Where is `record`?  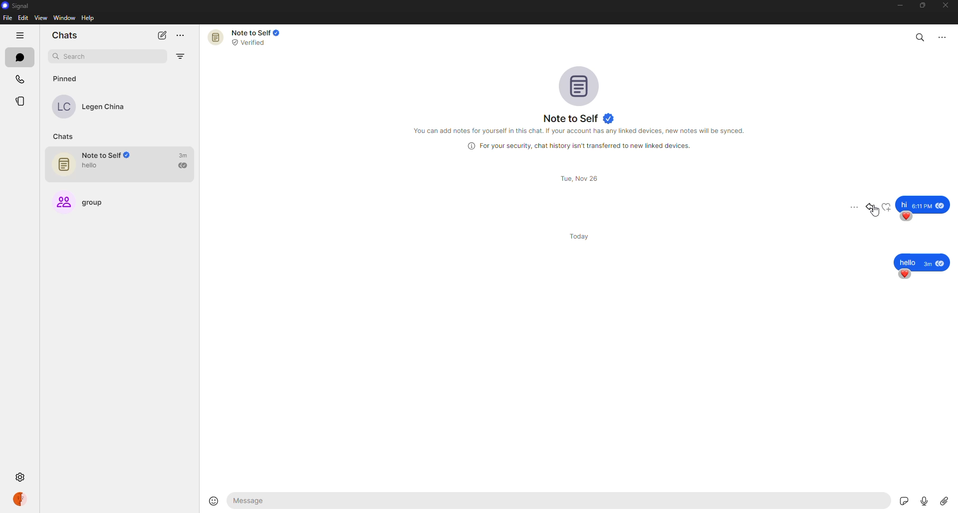
record is located at coordinates (921, 500).